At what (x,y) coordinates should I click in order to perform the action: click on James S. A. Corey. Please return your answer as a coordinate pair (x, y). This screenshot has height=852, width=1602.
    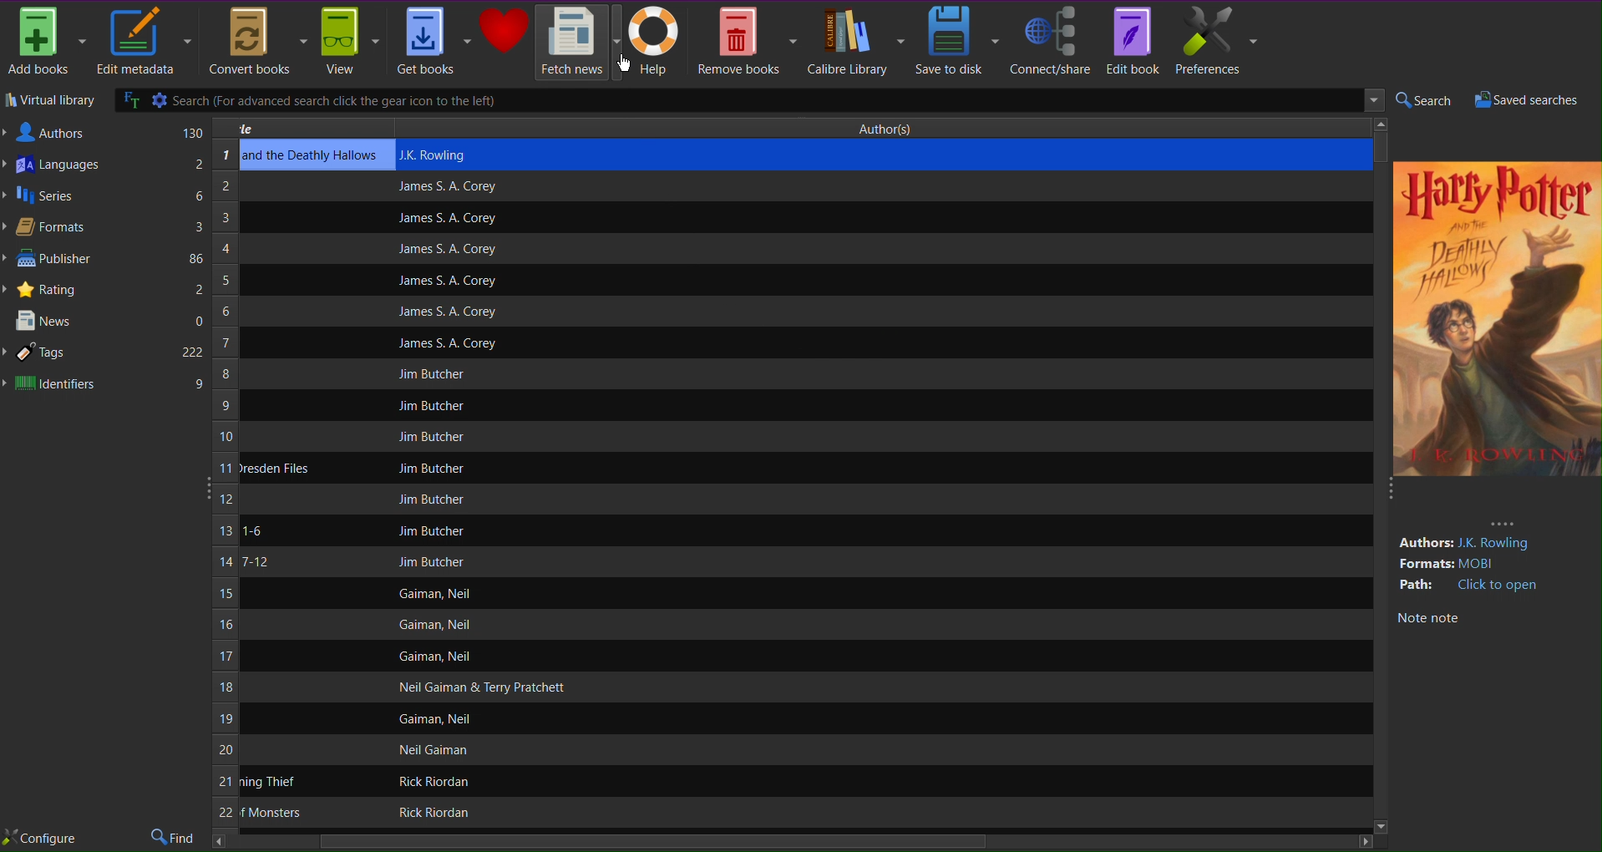
    Looking at the image, I should click on (447, 187).